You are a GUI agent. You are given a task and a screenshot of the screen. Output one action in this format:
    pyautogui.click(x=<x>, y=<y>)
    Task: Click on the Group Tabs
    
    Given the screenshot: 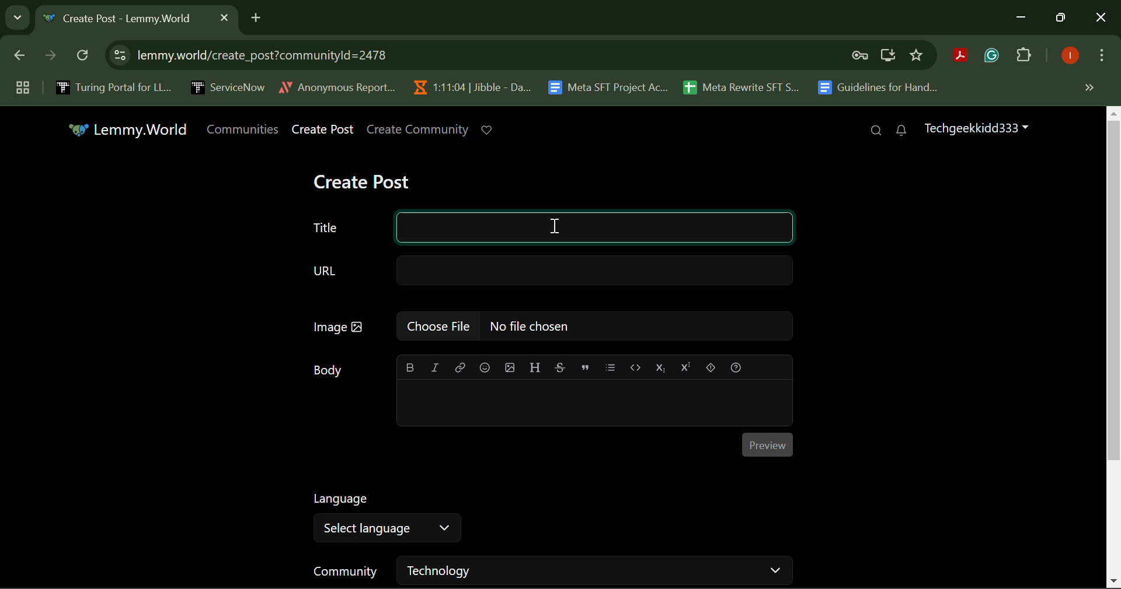 What is the action you would take?
    pyautogui.click(x=22, y=87)
    